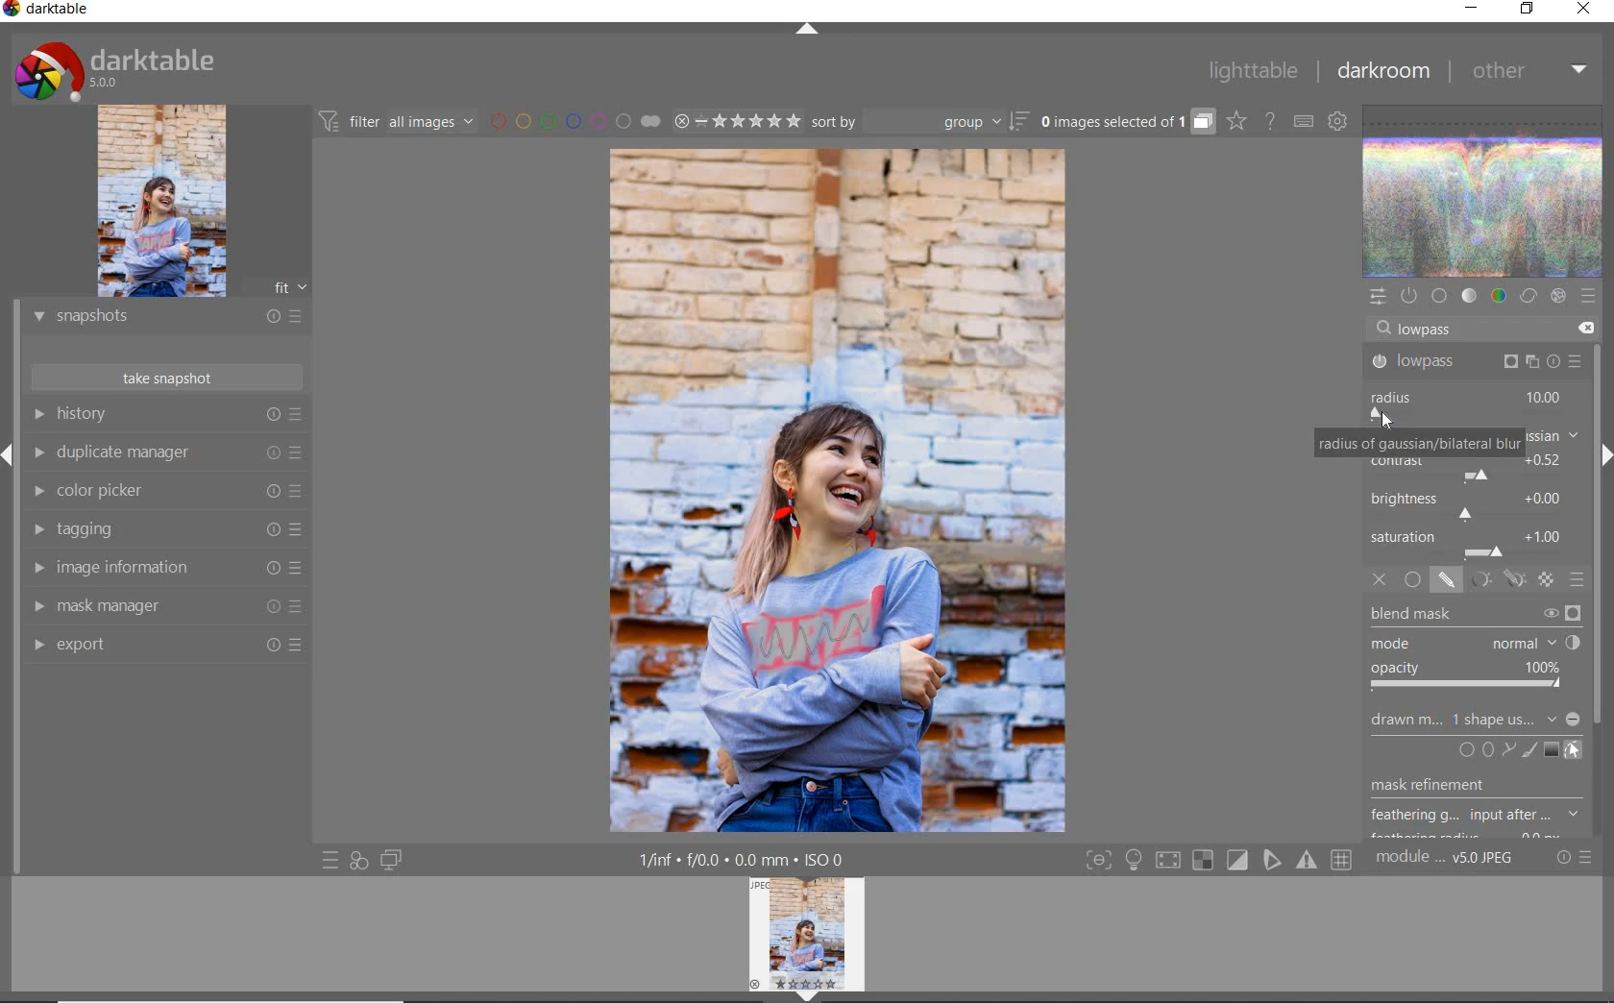  I want to click on image preview, so click(188, 200).